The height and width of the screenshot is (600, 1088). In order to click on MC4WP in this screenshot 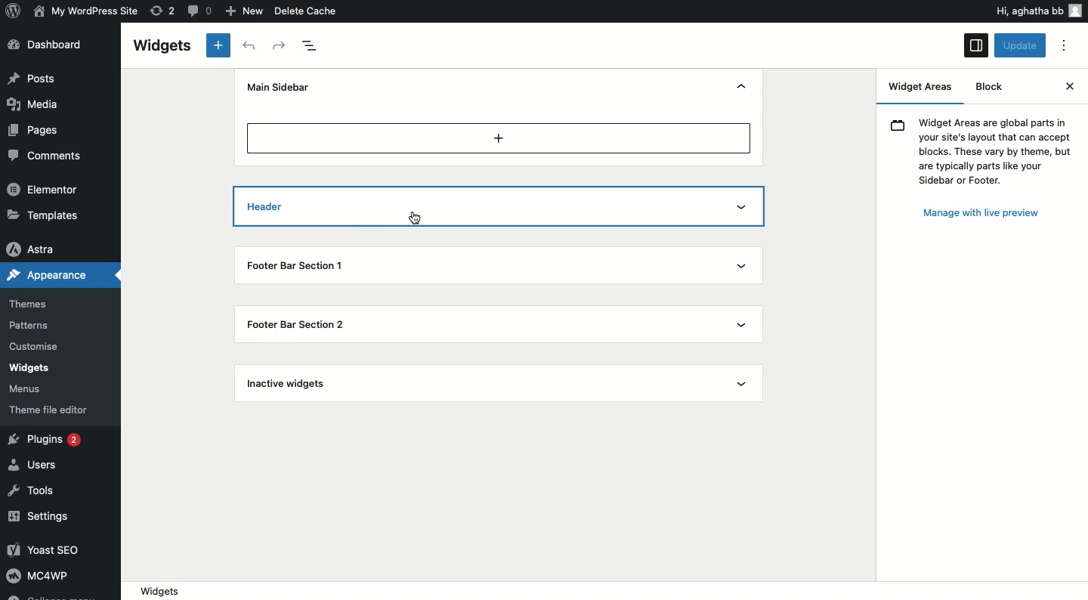, I will do `click(36, 574)`.